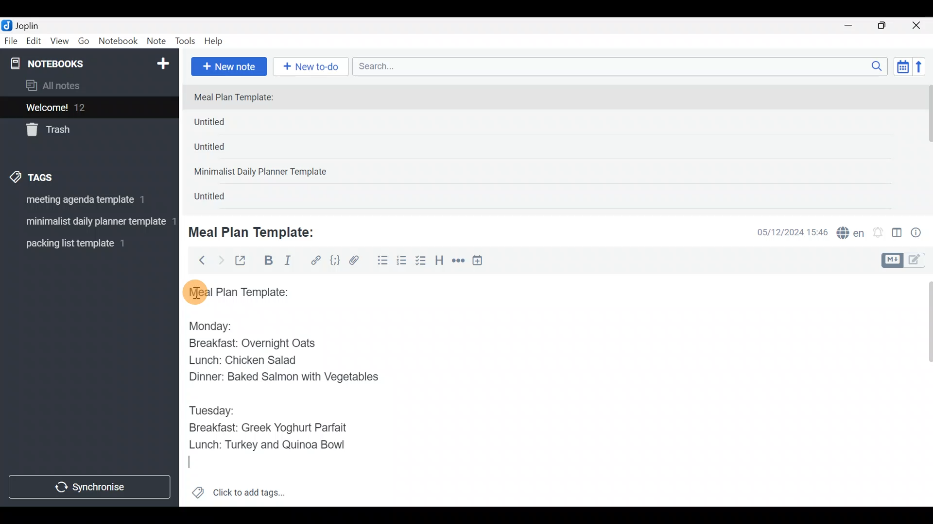 This screenshot has width=933, height=524. I want to click on Notebooks, so click(69, 63).